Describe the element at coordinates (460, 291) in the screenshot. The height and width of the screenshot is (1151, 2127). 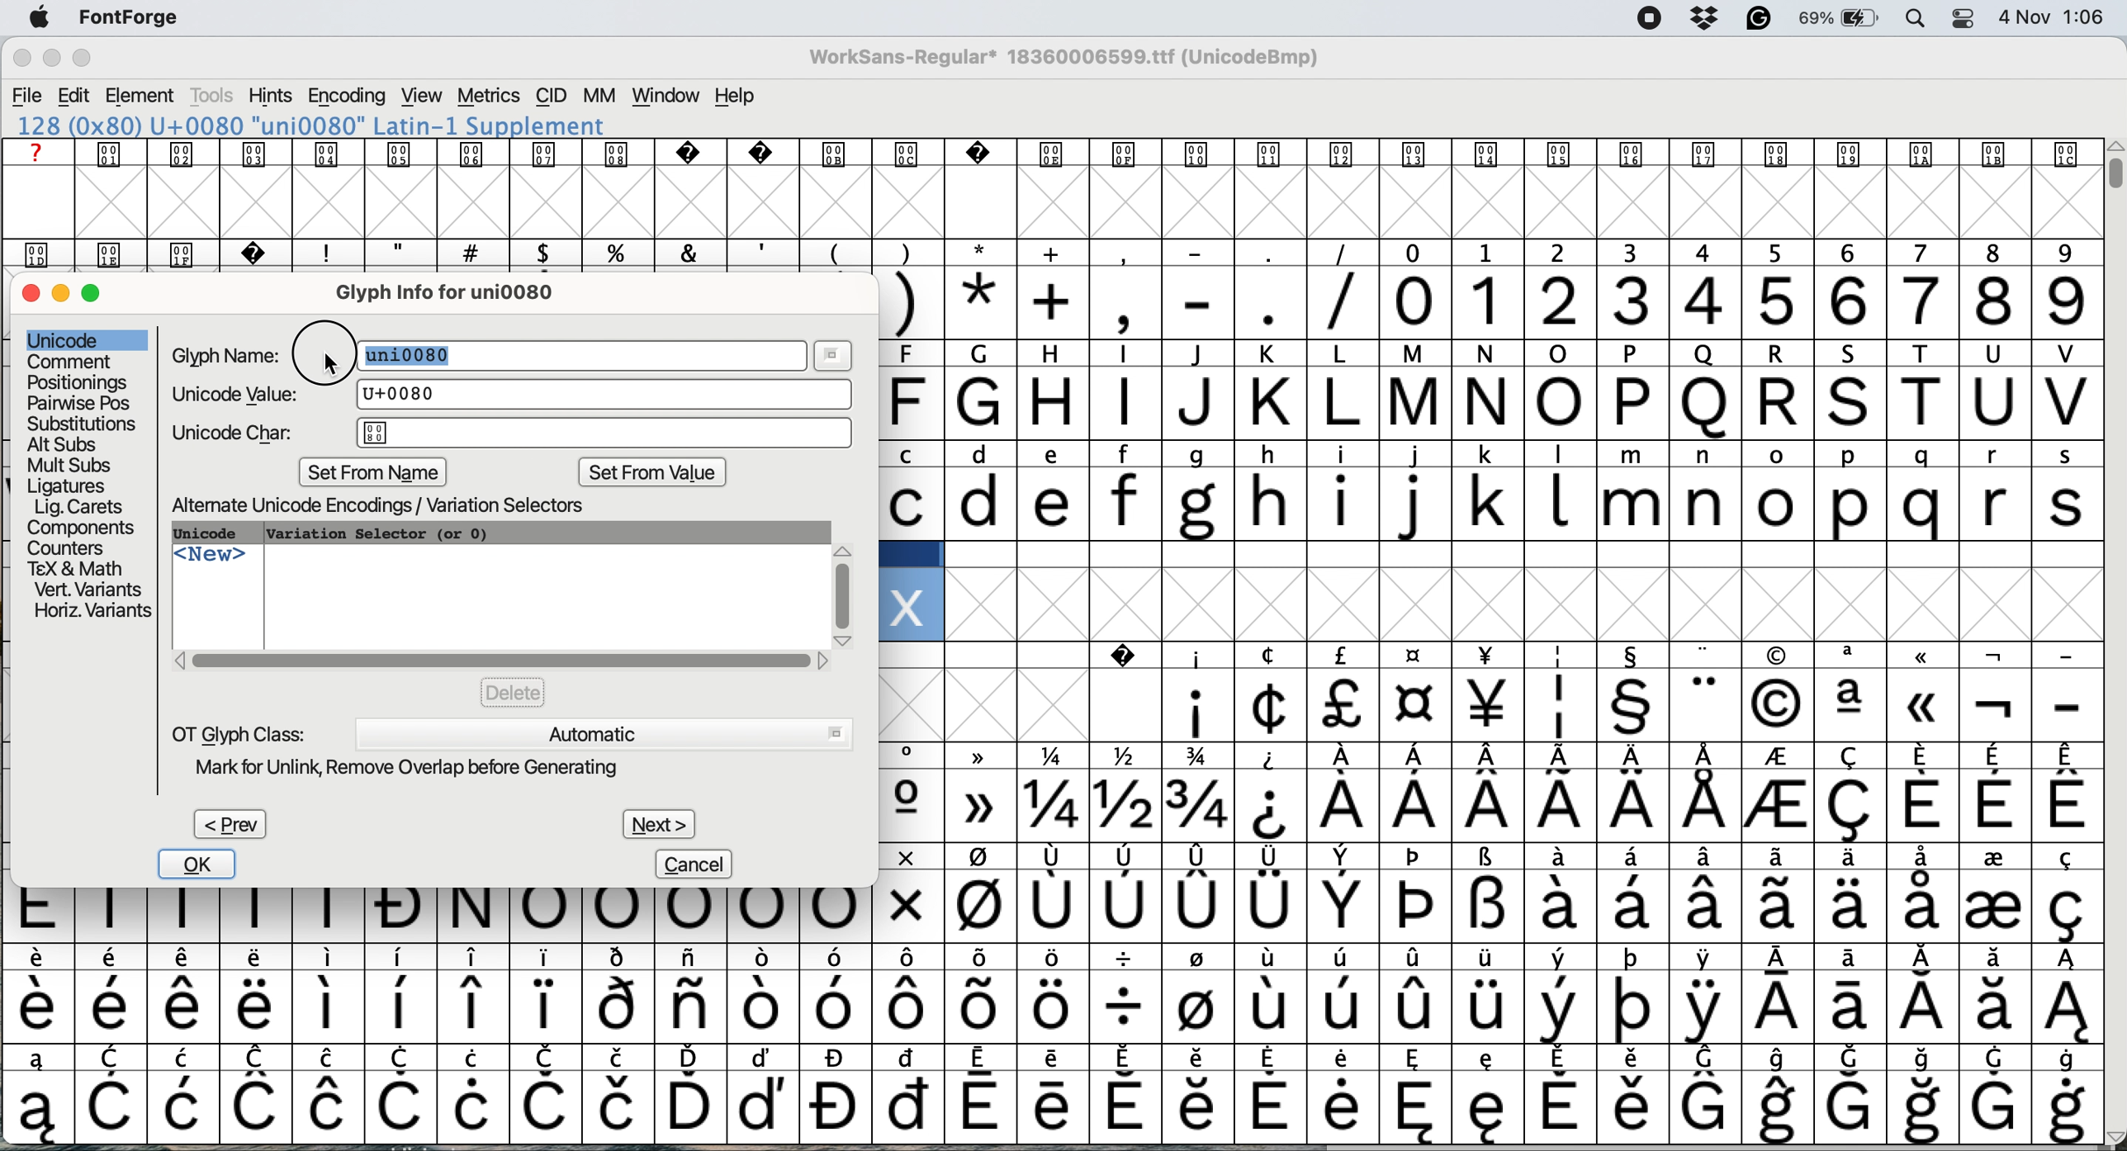
I see `glyph info` at that location.